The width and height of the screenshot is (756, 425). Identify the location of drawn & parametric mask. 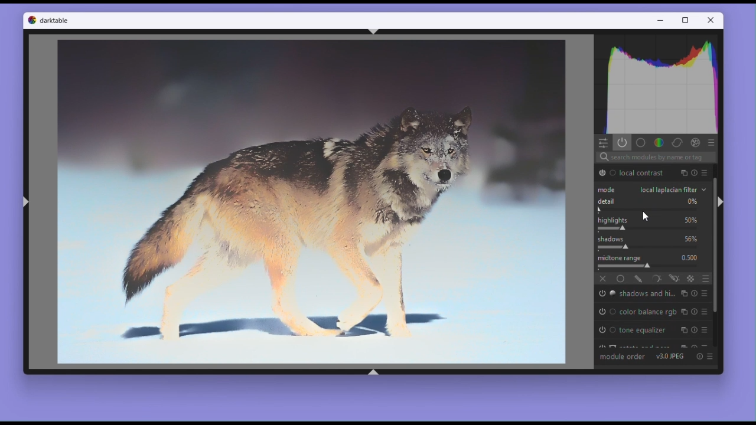
(673, 280).